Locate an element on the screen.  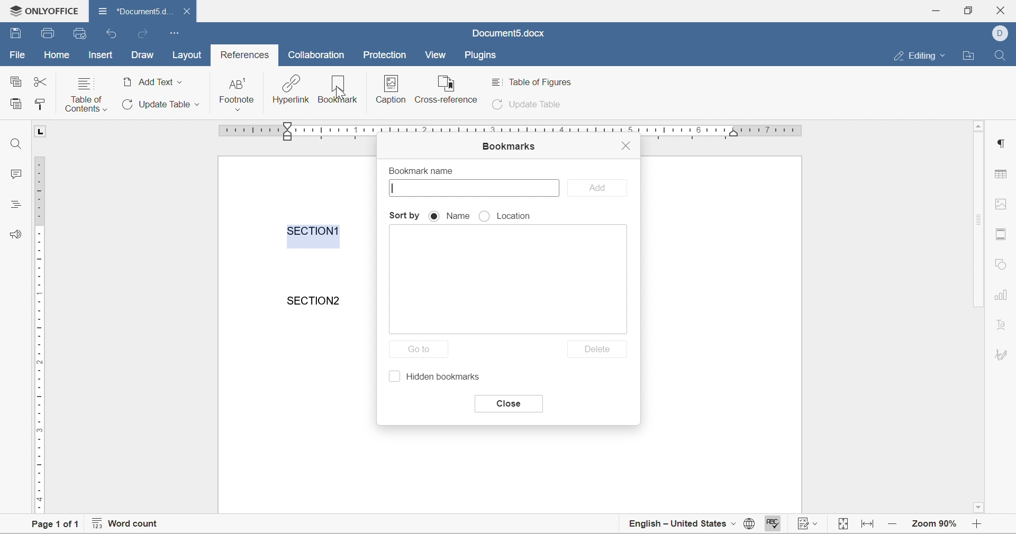
update table is located at coordinates (159, 104).